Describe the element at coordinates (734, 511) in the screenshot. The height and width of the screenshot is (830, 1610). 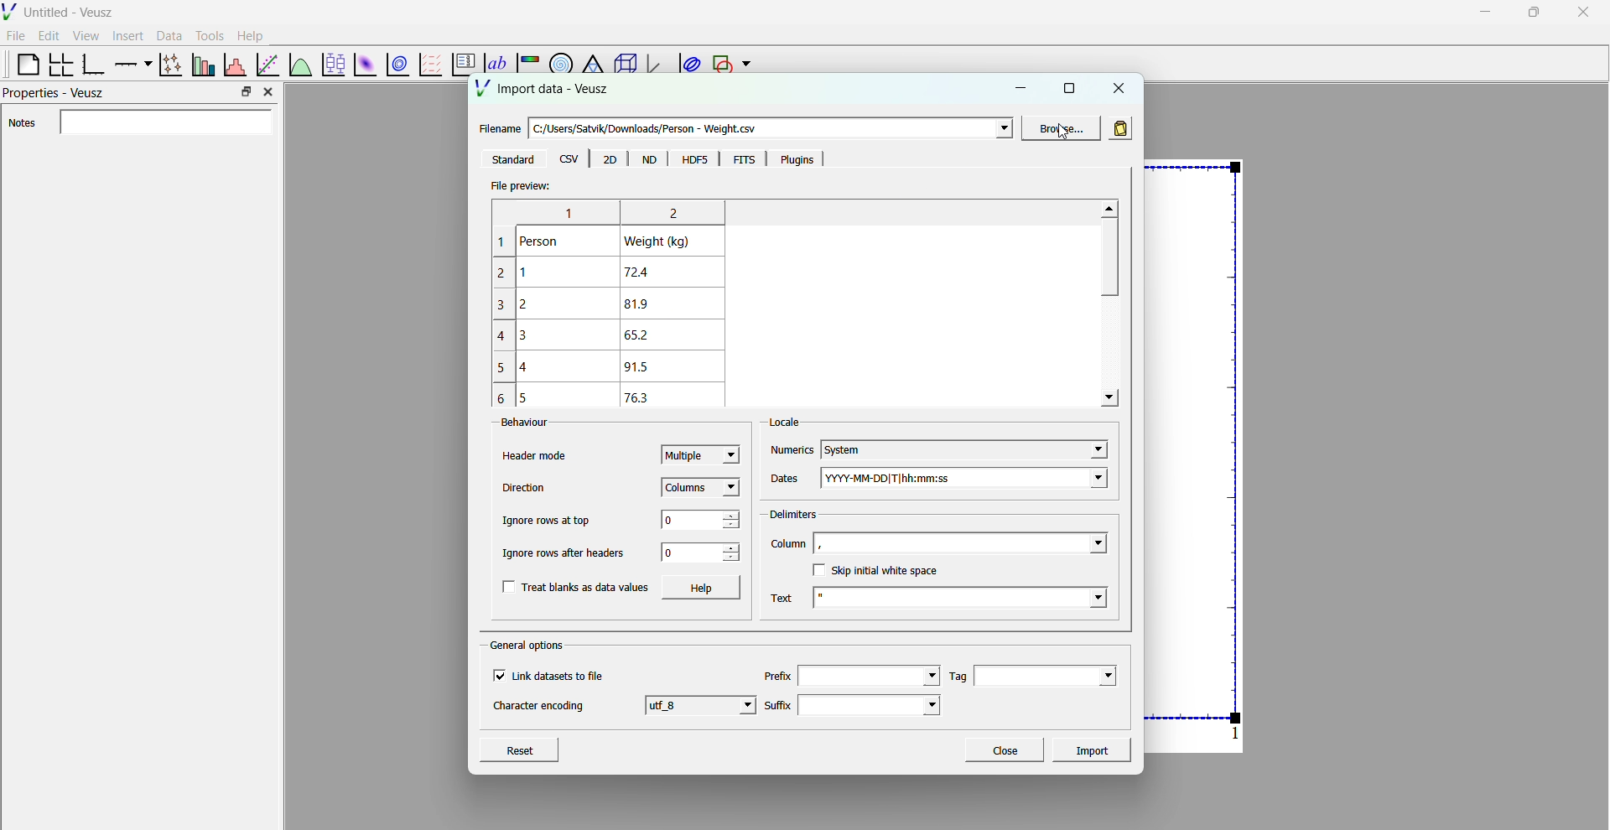
I see `increase value` at that location.